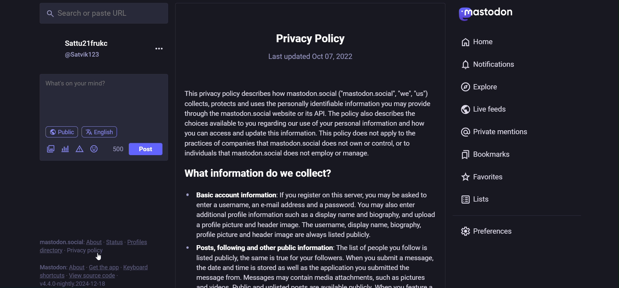 The image size is (619, 288). I want to click on preferences, so click(491, 229).